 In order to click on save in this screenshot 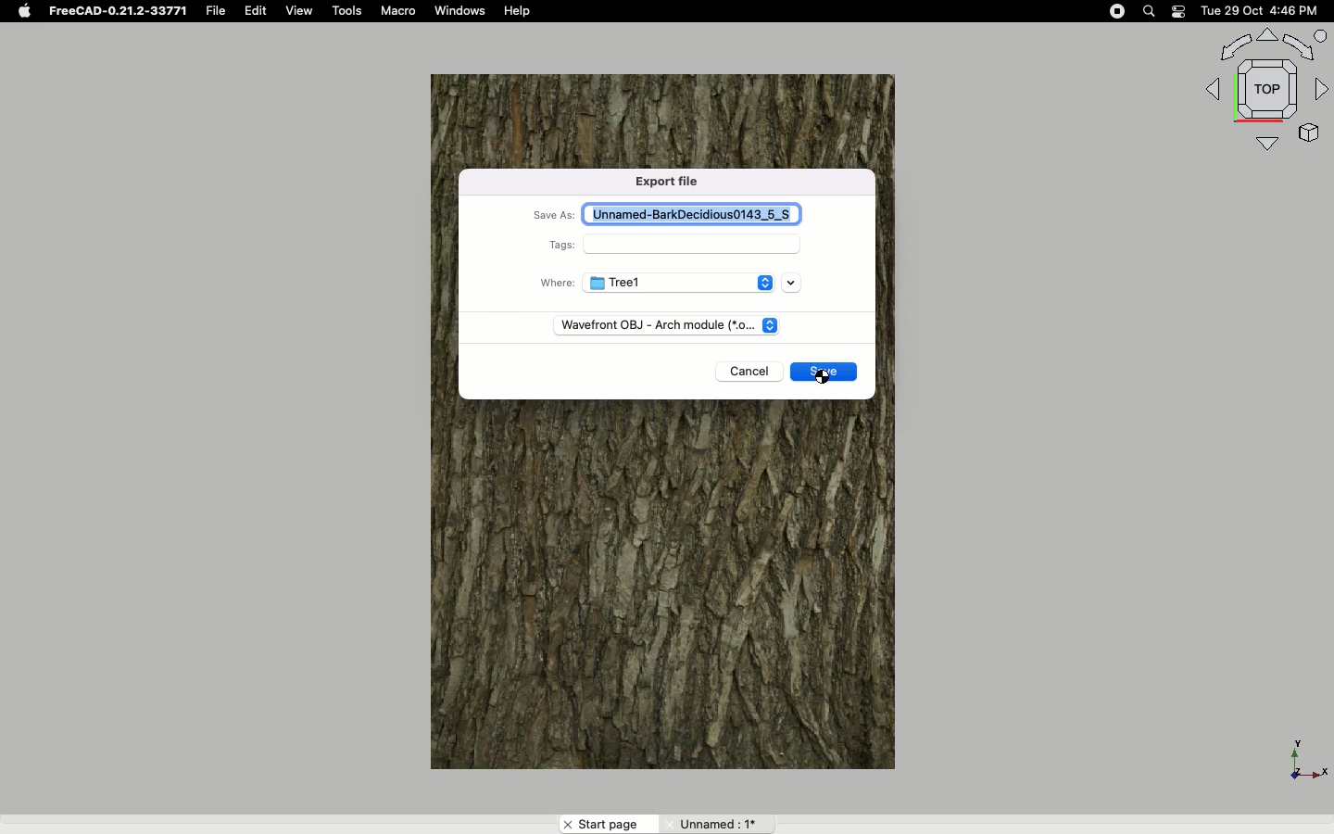, I will do `click(827, 373)`.